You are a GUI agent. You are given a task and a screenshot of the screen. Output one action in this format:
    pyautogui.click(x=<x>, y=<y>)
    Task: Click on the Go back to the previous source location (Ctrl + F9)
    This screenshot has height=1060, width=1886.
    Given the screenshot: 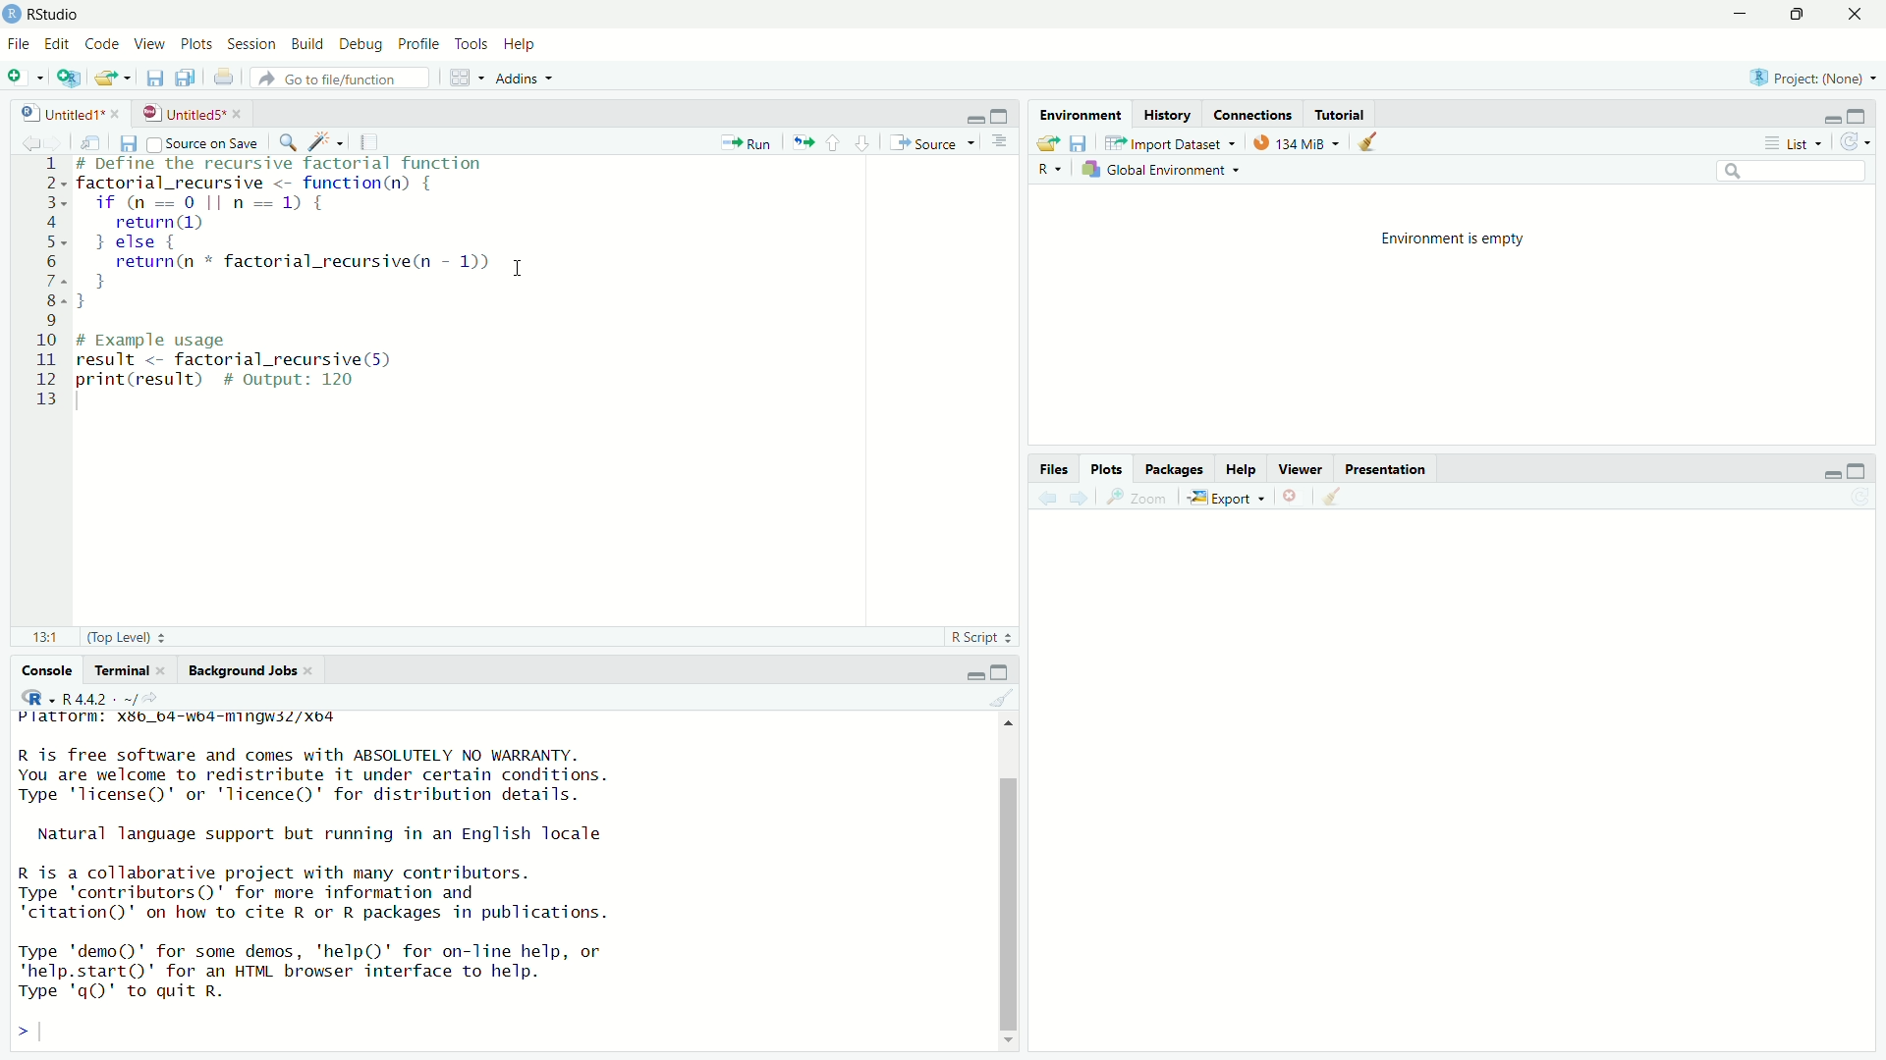 What is the action you would take?
    pyautogui.click(x=1045, y=496)
    